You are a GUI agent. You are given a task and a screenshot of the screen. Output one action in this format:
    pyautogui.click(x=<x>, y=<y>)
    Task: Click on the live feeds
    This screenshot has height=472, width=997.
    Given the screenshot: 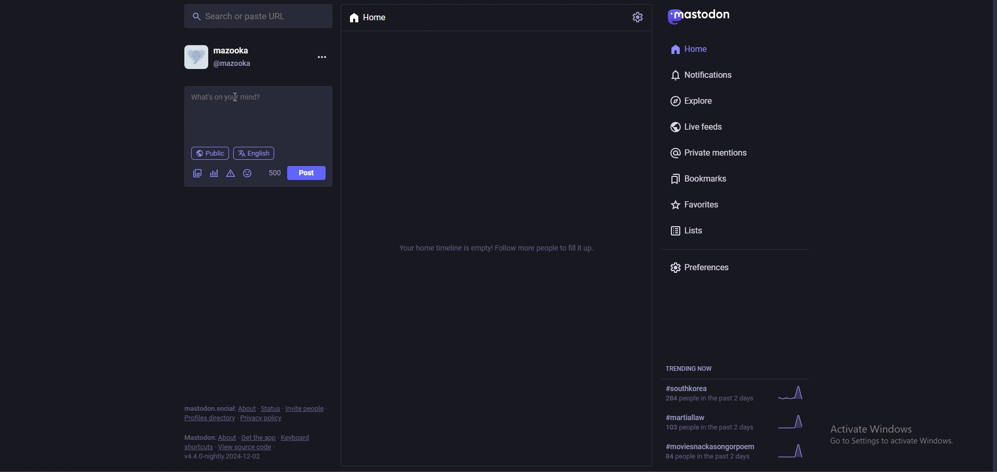 What is the action you would take?
    pyautogui.click(x=726, y=127)
    